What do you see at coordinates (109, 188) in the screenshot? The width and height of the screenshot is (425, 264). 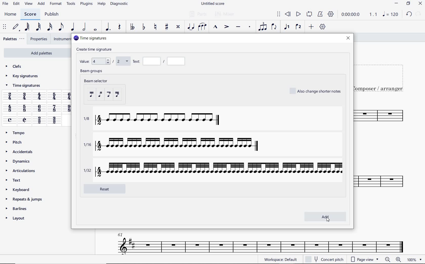 I see `reset` at bounding box center [109, 188].